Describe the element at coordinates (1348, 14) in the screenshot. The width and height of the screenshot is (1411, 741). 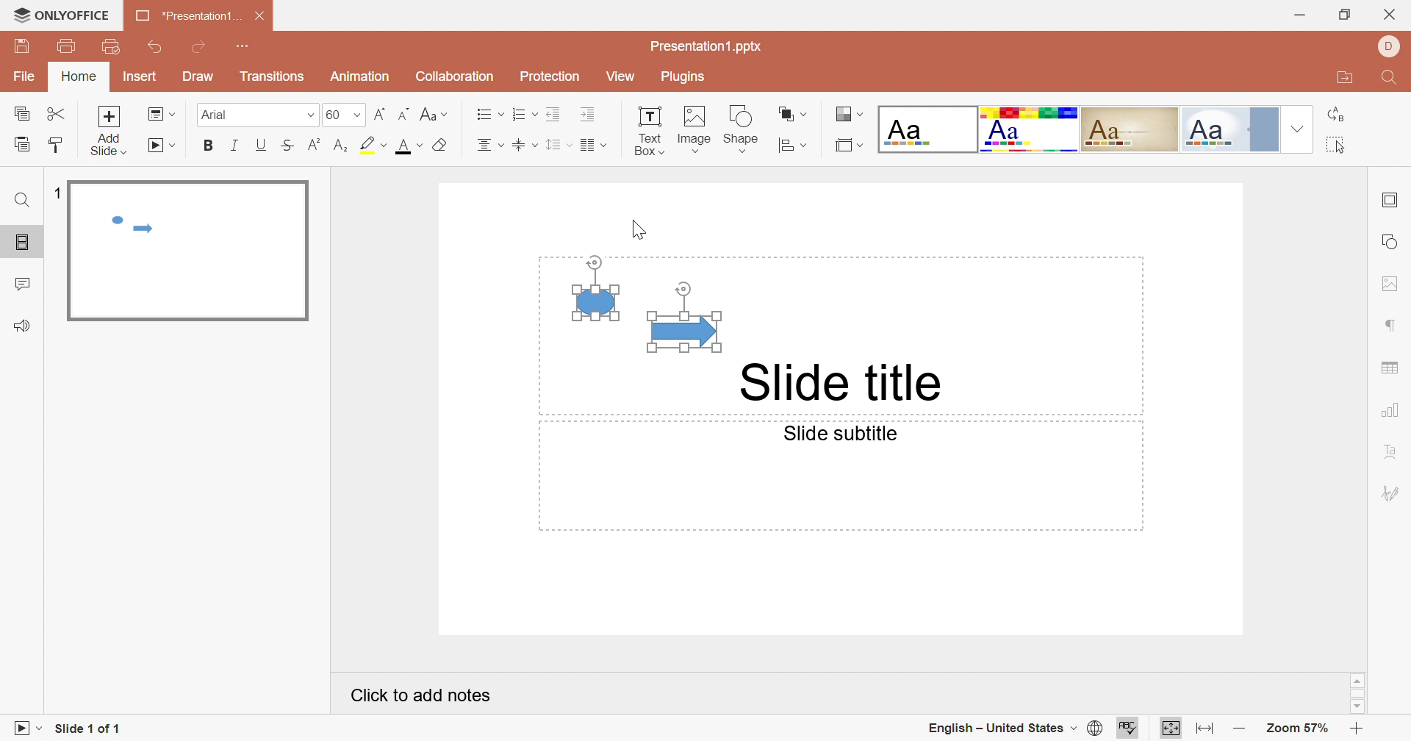
I see `Restore Down` at that location.